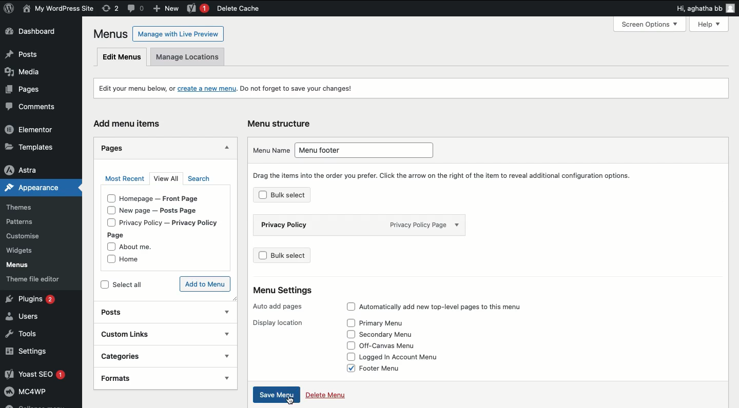 The height and width of the screenshot is (408, 739). Describe the element at coordinates (276, 322) in the screenshot. I see `Display location` at that location.